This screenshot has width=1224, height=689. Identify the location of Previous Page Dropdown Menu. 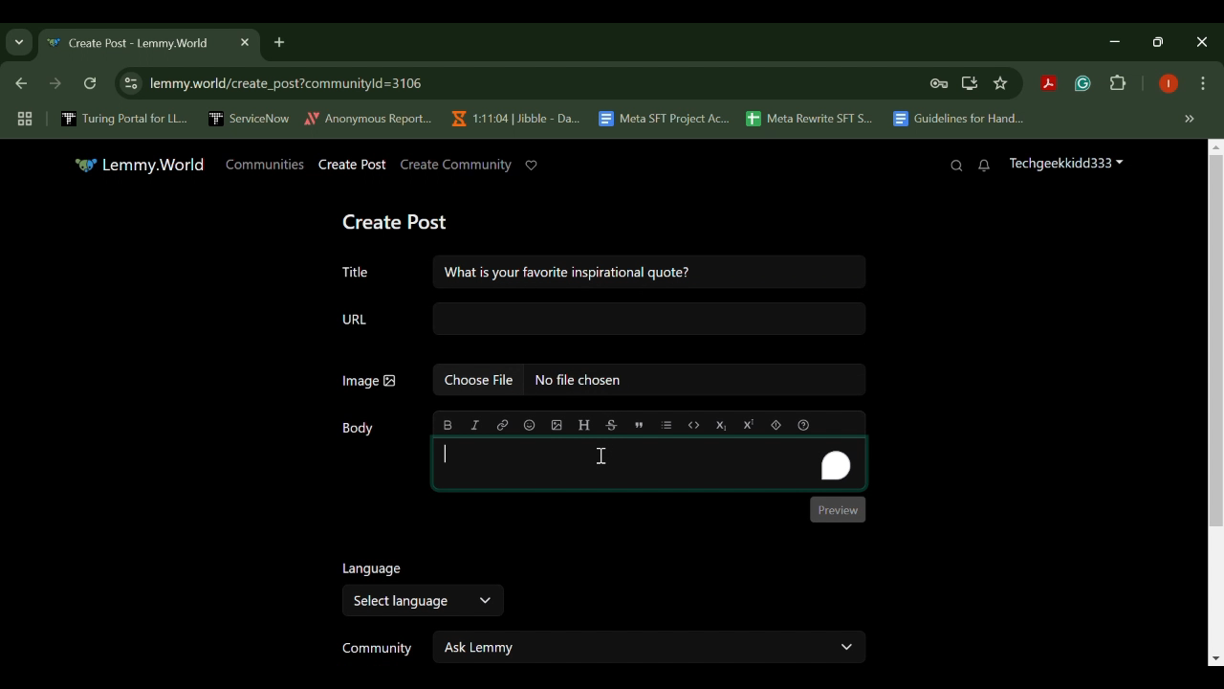
(19, 43).